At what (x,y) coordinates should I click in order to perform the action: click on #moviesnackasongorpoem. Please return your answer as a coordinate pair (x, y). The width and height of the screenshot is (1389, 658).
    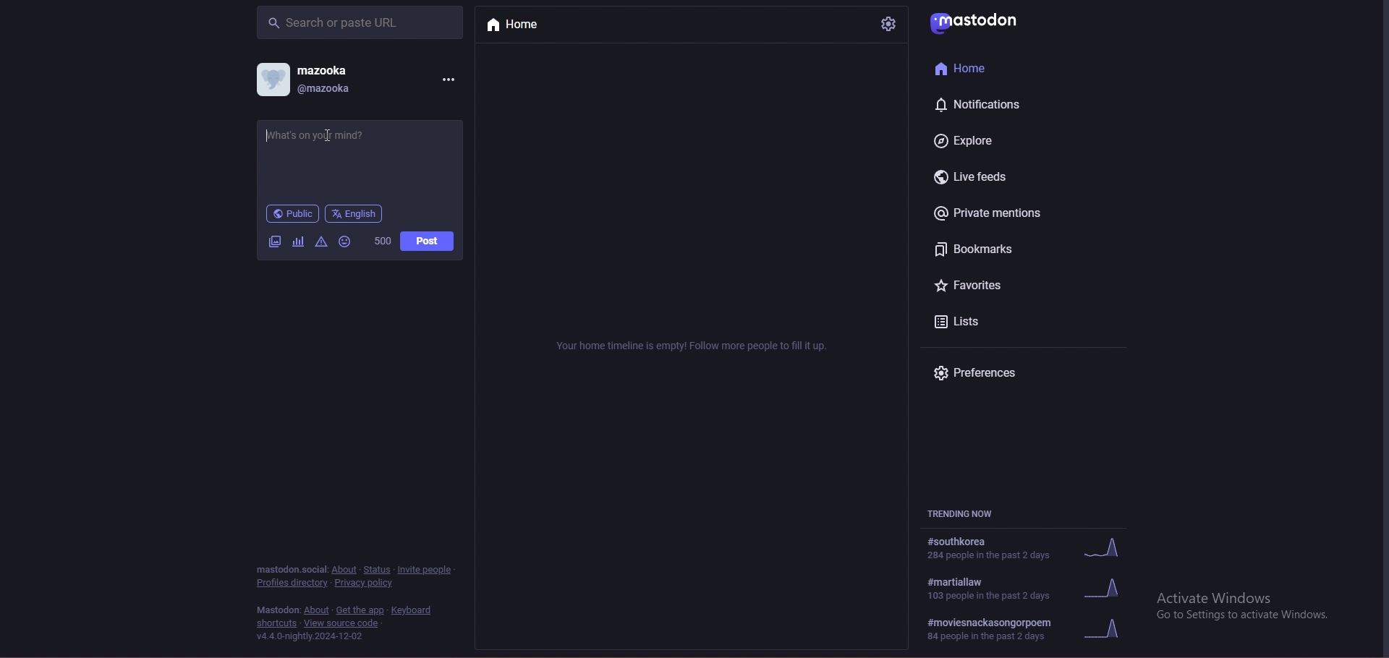
    Looking at the image, I should click on (1027, 628).